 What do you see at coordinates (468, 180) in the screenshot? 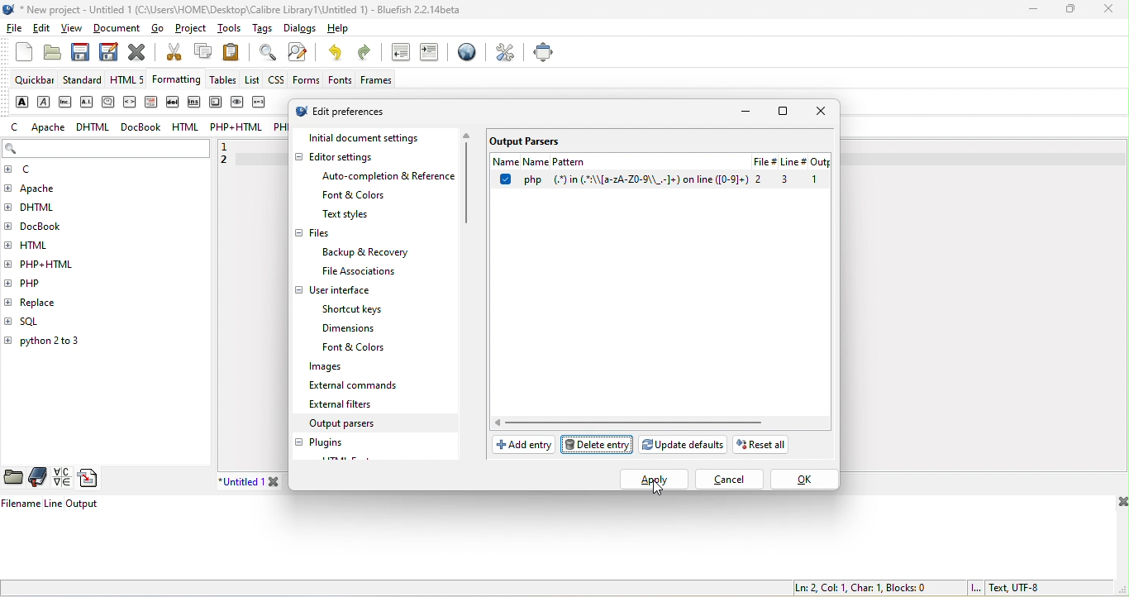
I see `vertical scroll bar` at bounding box center [468, 180].